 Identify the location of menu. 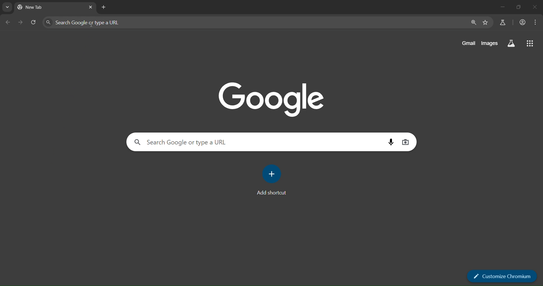
(536, 23).